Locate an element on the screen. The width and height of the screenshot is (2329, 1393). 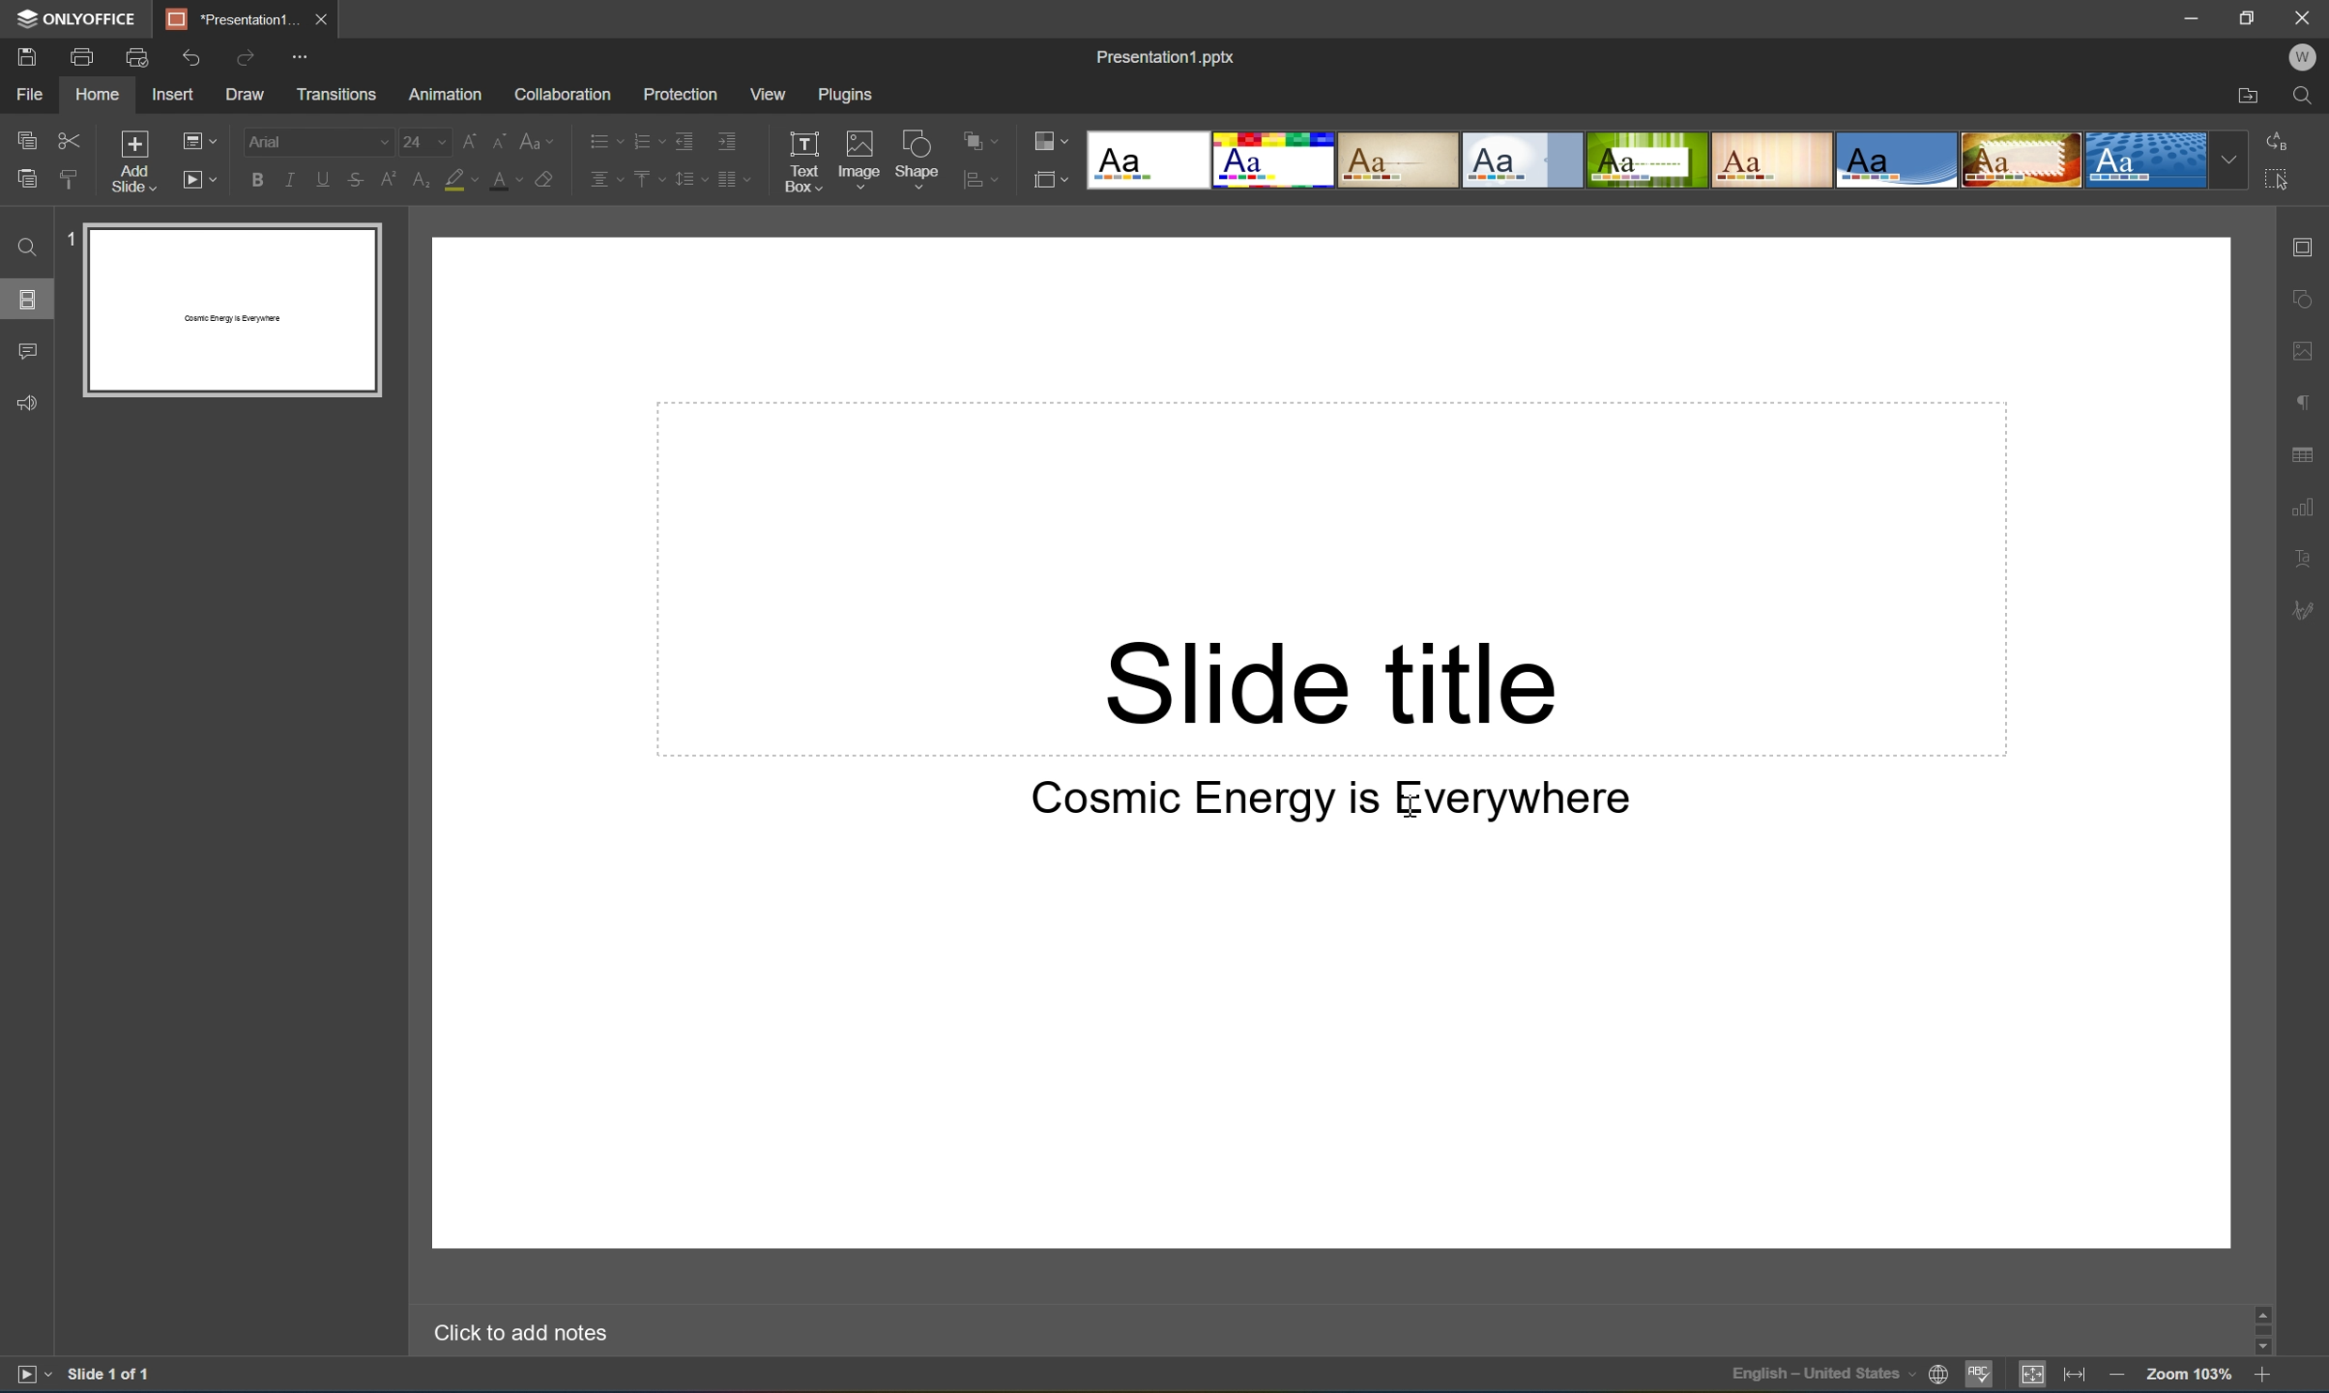
Slides is located at coordinates (30, 296).